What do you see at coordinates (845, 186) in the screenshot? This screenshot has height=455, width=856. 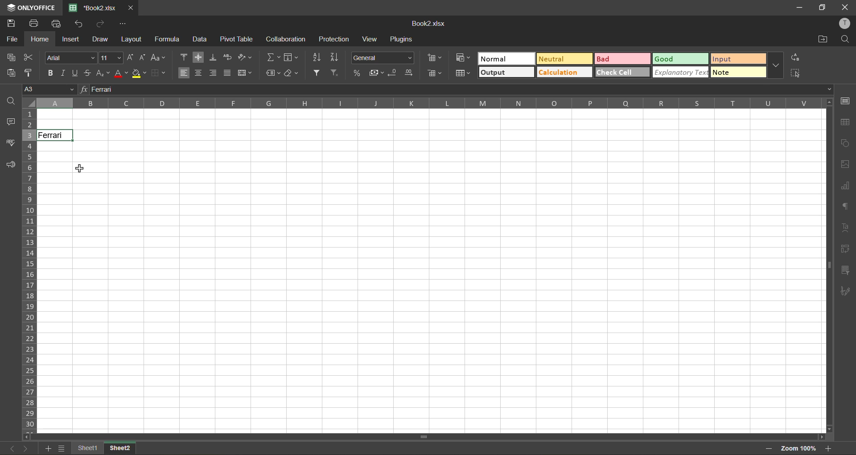 I see `charts` at bounding box center [845, 186].